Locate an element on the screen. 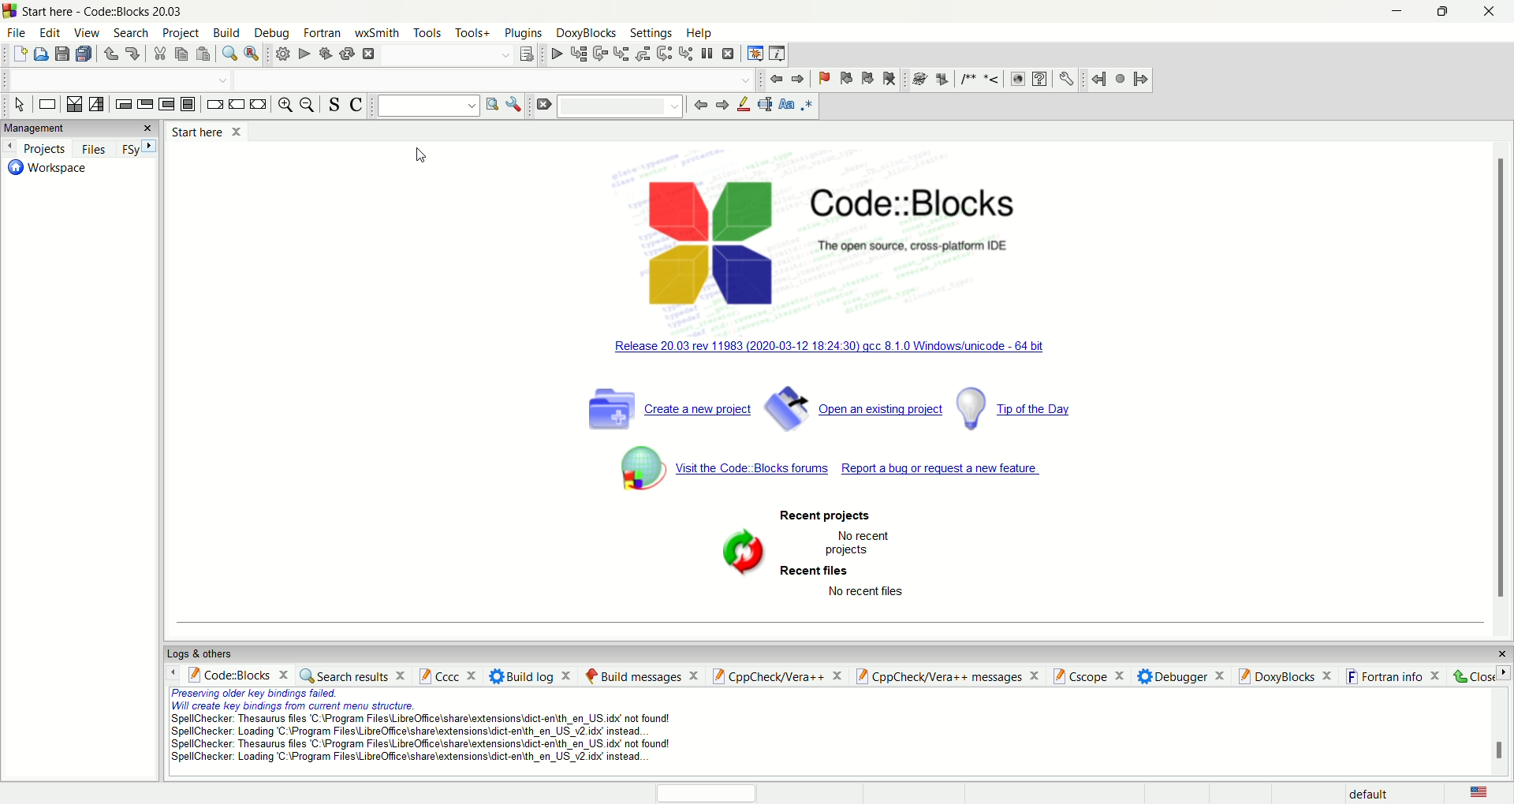 Image resolution: width=1514 pixels, height=804 pixels. cut is located at coordinates (158, 54).